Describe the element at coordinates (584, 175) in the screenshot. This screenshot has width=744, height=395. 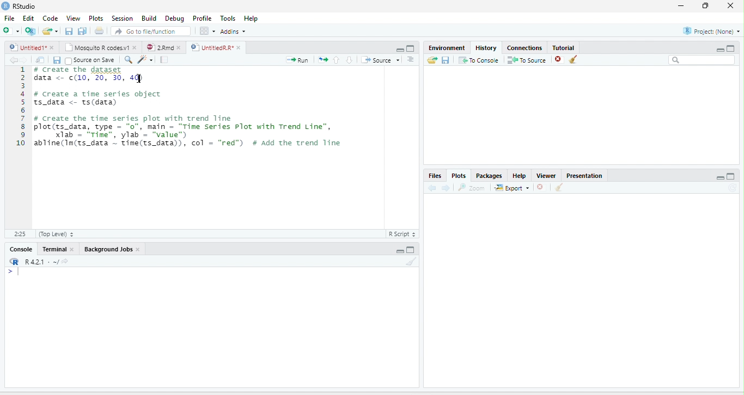
I see `Presentation` at that location.